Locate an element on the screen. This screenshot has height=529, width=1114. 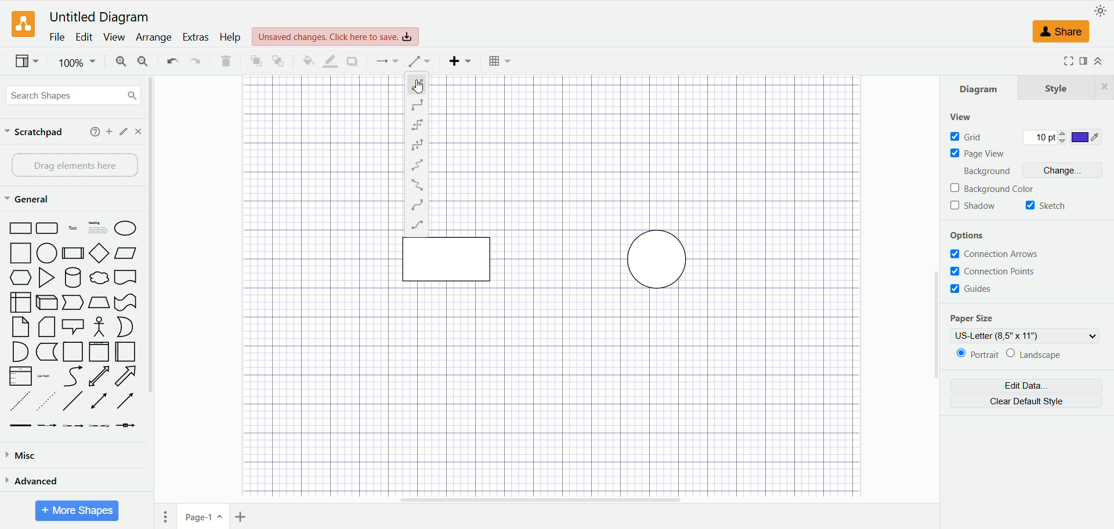
background is located at coordinates (983, 172).